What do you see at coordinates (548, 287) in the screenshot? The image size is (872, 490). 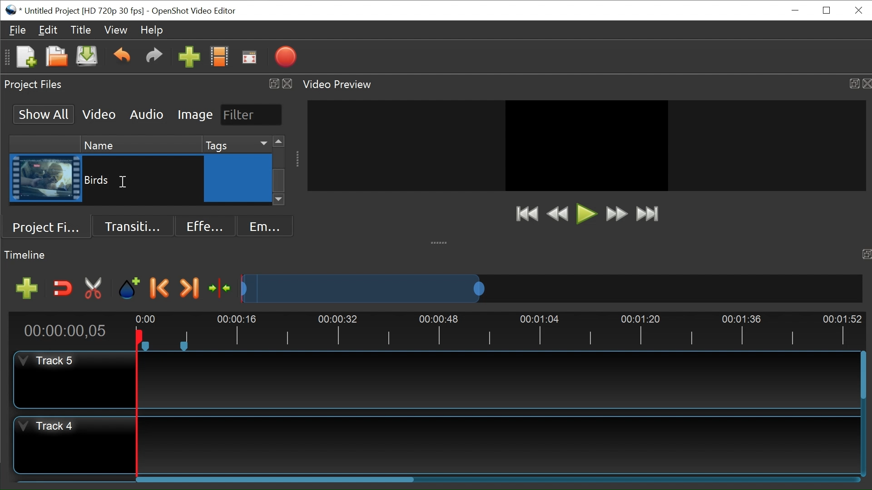 I see `Zoom Slider` at bounding box center [548, 287].